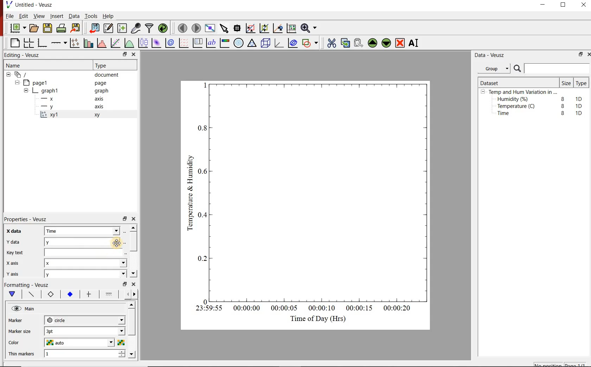 The height and width of the screenshot is (367, 591). Describe the element at coordinates (18, 273) in the screenshot. I see `y axis` at that location.